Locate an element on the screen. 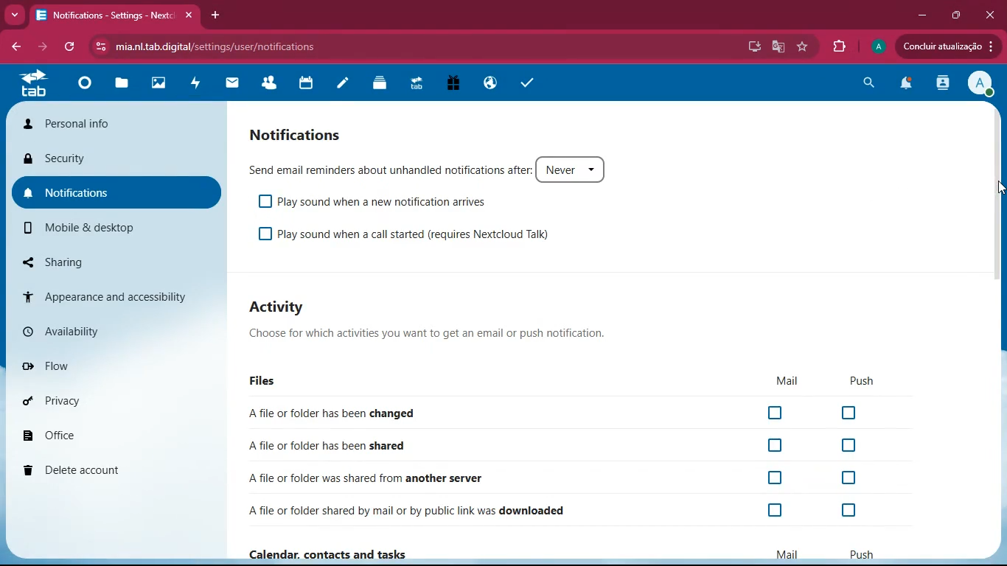  notifications is located at coordinates (112, 189).